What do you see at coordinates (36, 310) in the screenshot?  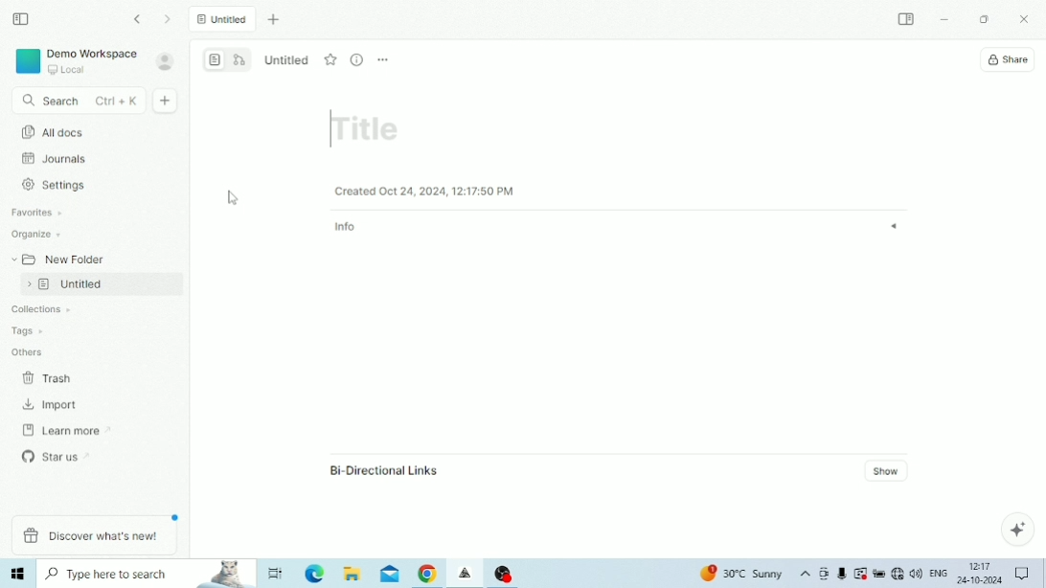 I see `Collections` at bounding box center [36, 310].